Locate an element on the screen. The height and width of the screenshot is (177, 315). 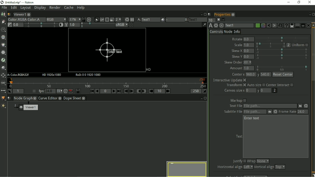
Auto-contrast is located at coordinates (61, 25).